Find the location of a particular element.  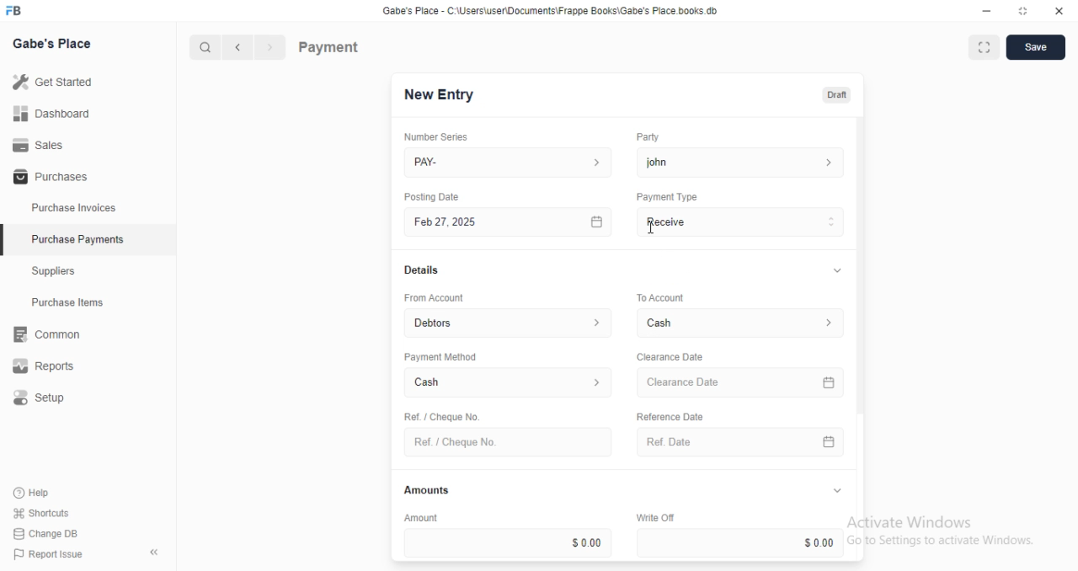

Purchase Invoices is located at coordinates (74, 208).